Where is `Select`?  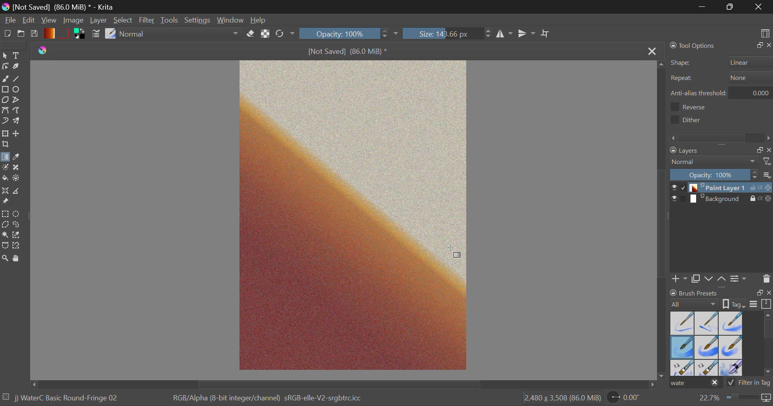
Select is located at coordinates (123, 19).